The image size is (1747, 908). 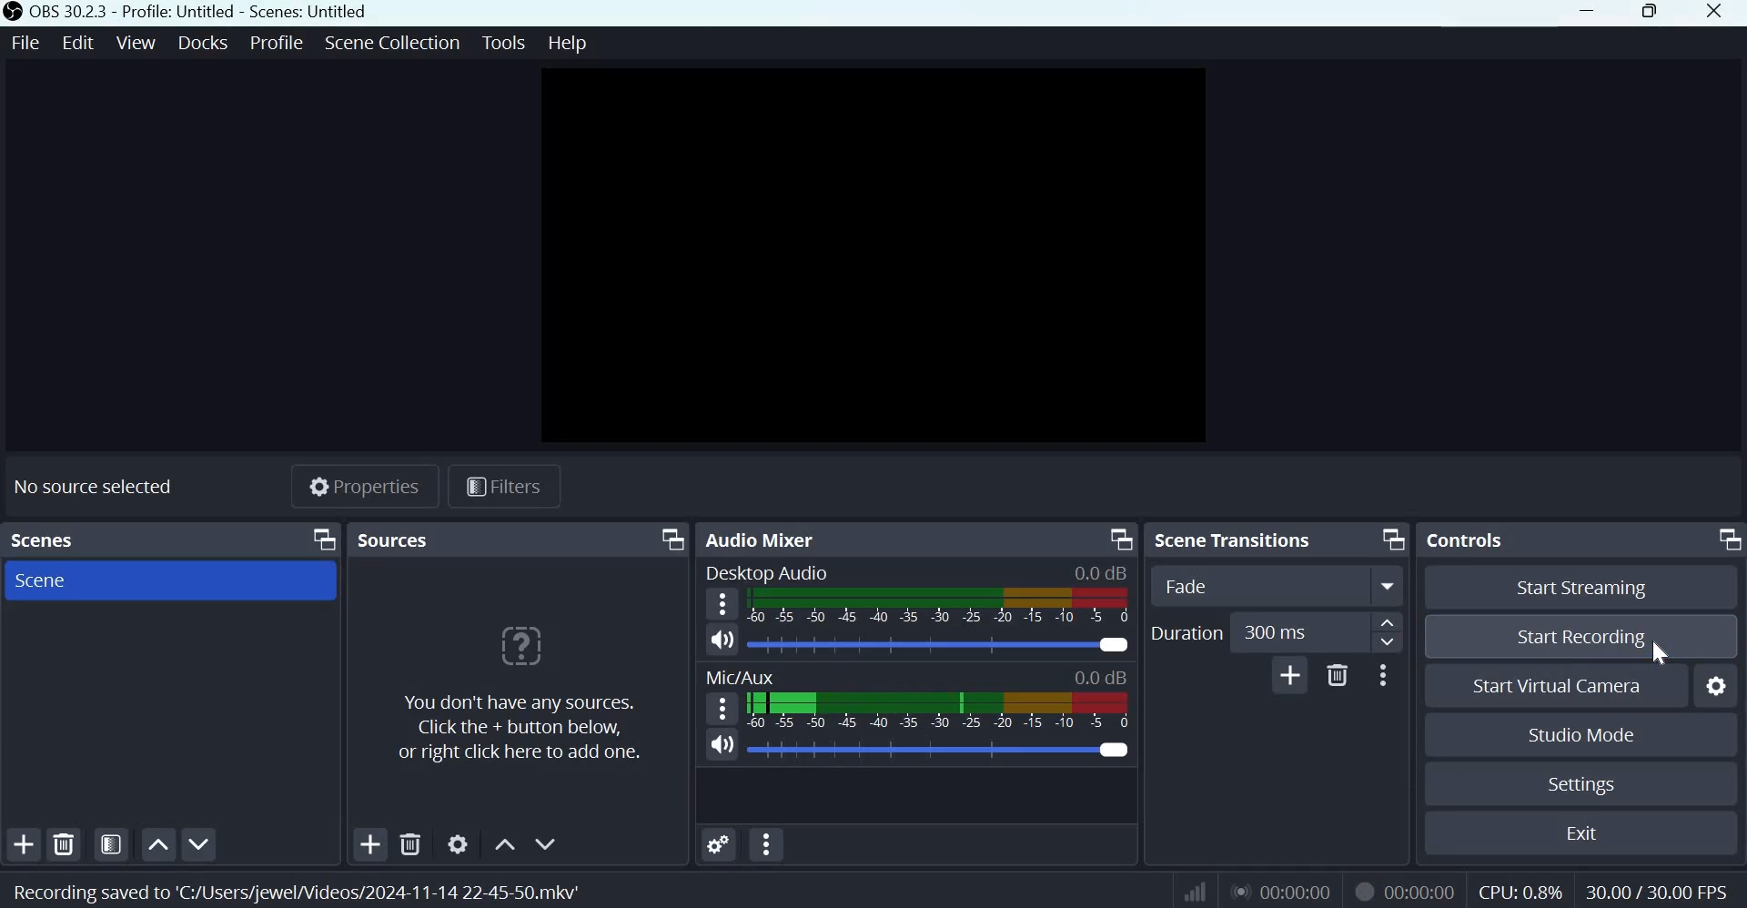 I want to click on increase, so click(x=1391, y=621).